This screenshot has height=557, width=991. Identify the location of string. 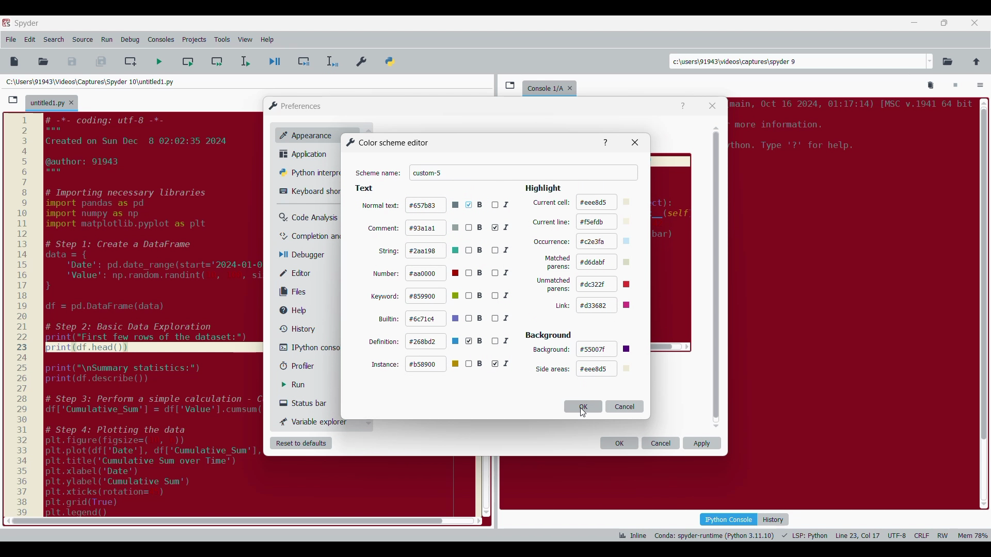
(390, 251).